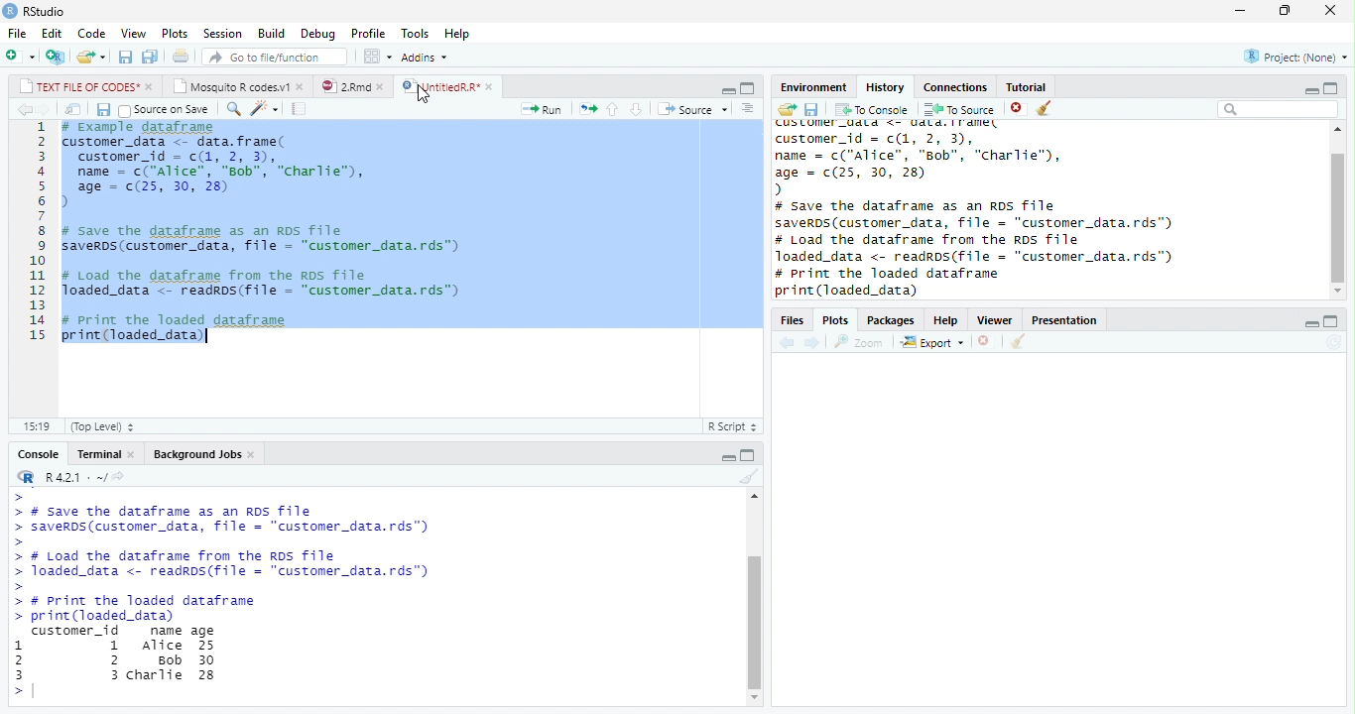 The height and width of the screenshot is (714, 1355). Describe the element at coordinates (196, 454) in the screenshot. I see `Background Jobs` at that location.